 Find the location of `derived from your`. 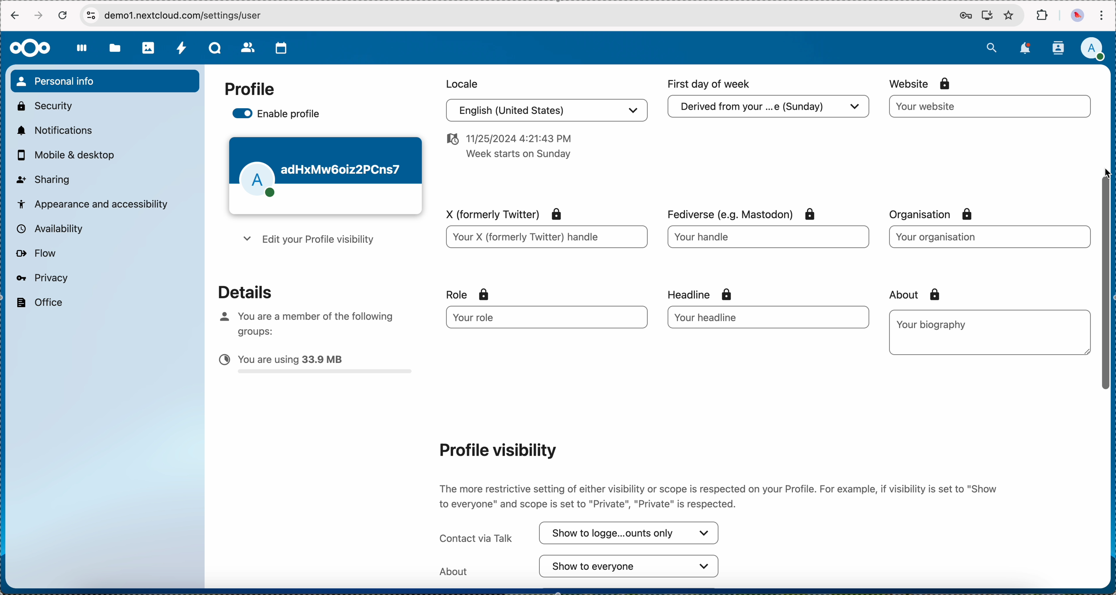

derived from your is located at coordinates (766, 109).